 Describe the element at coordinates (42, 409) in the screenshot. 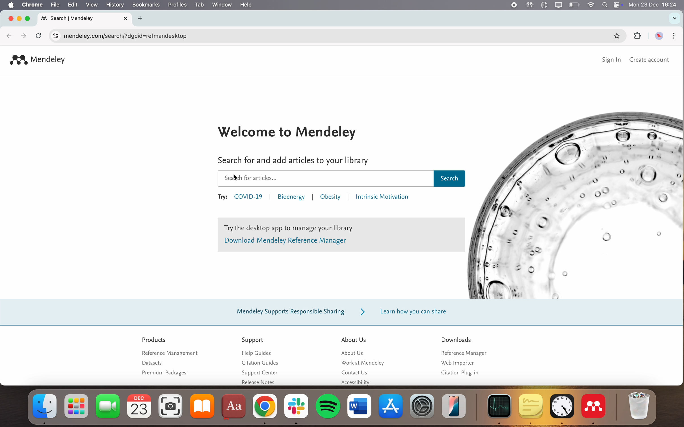

I see `finder` at that location.